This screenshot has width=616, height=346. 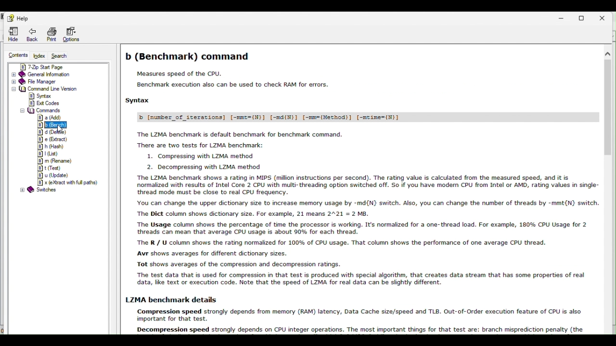 I want to click on Command line version, so click(x=47, y=87).